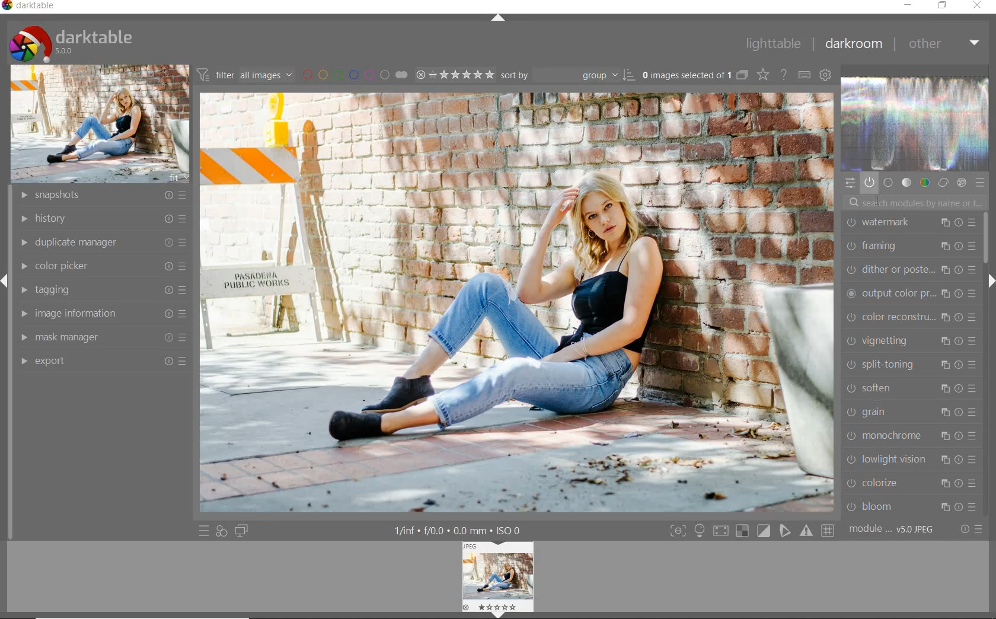  I want to click on quick access for applying any of your styles, so click(222, 531).